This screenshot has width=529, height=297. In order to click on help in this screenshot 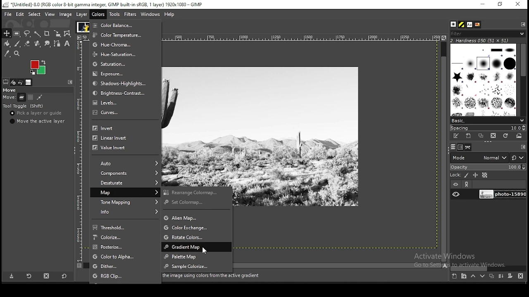, I will do `click(170, 15)`.